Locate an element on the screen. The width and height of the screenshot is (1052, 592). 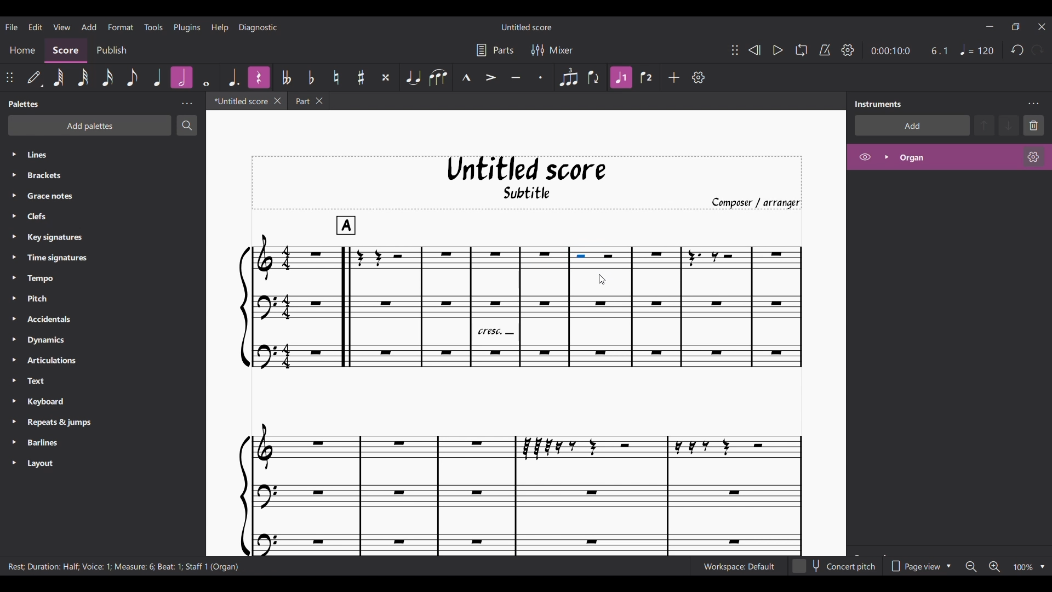
Redo is located at coordinates (1037, 50).